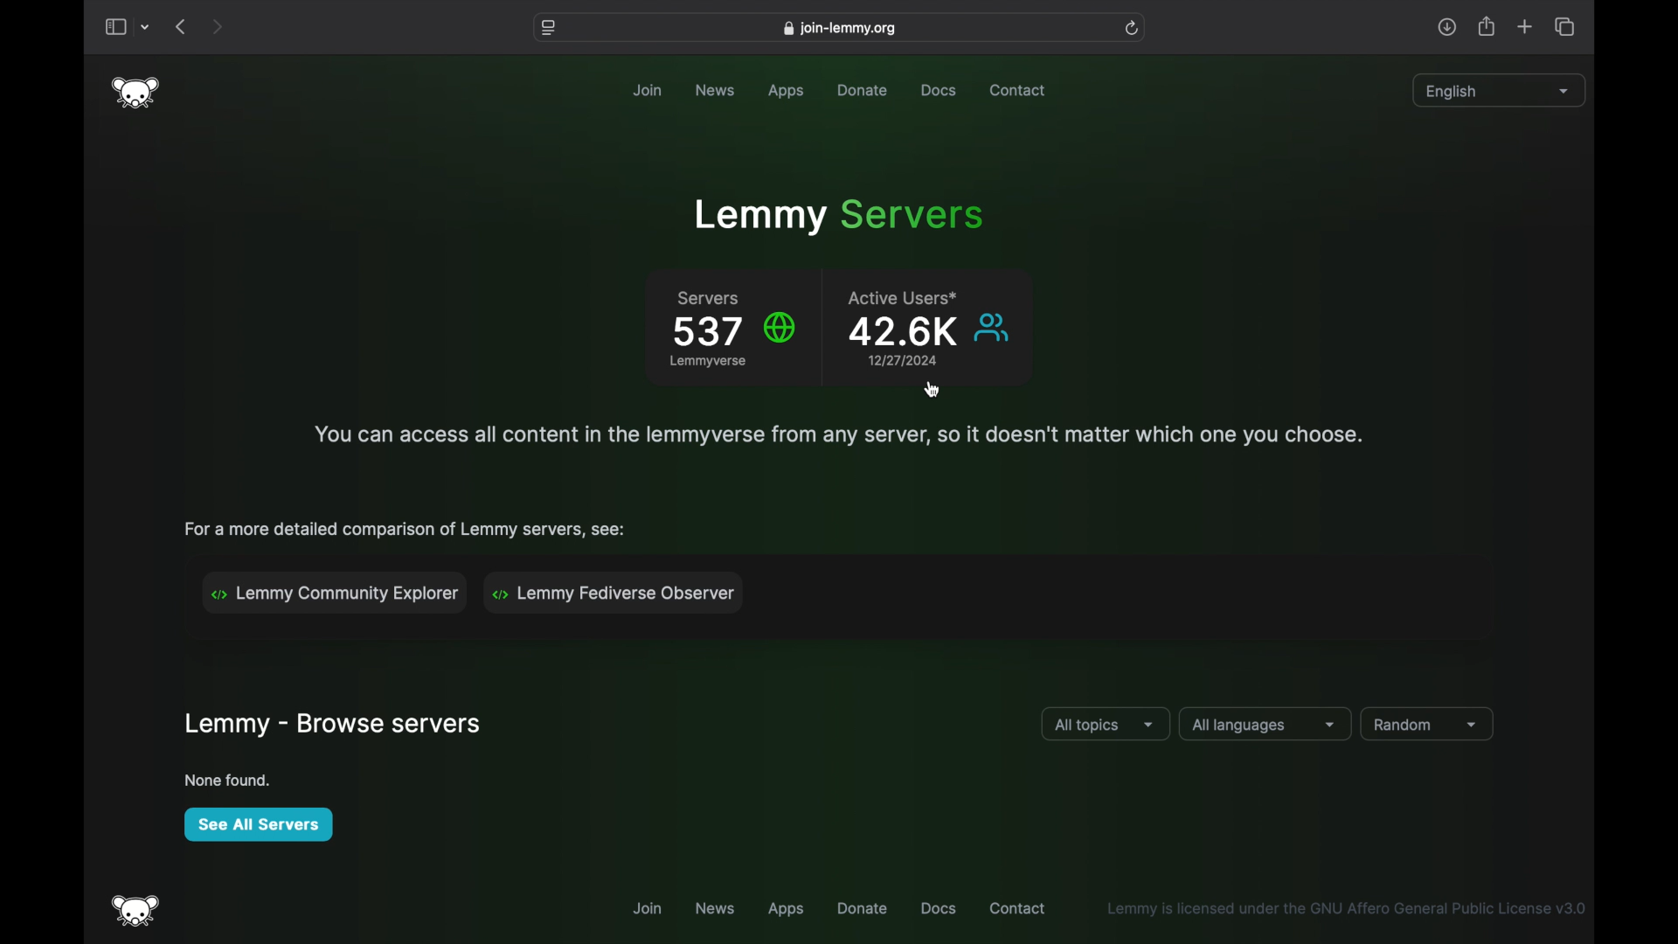  Describe the element at coordinates (257, 824) in the screenshot. I see `see all servers` at that location.